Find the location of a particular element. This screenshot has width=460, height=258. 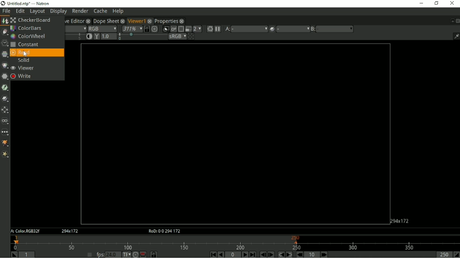

Next Increment is located at coordinates (324, 254).